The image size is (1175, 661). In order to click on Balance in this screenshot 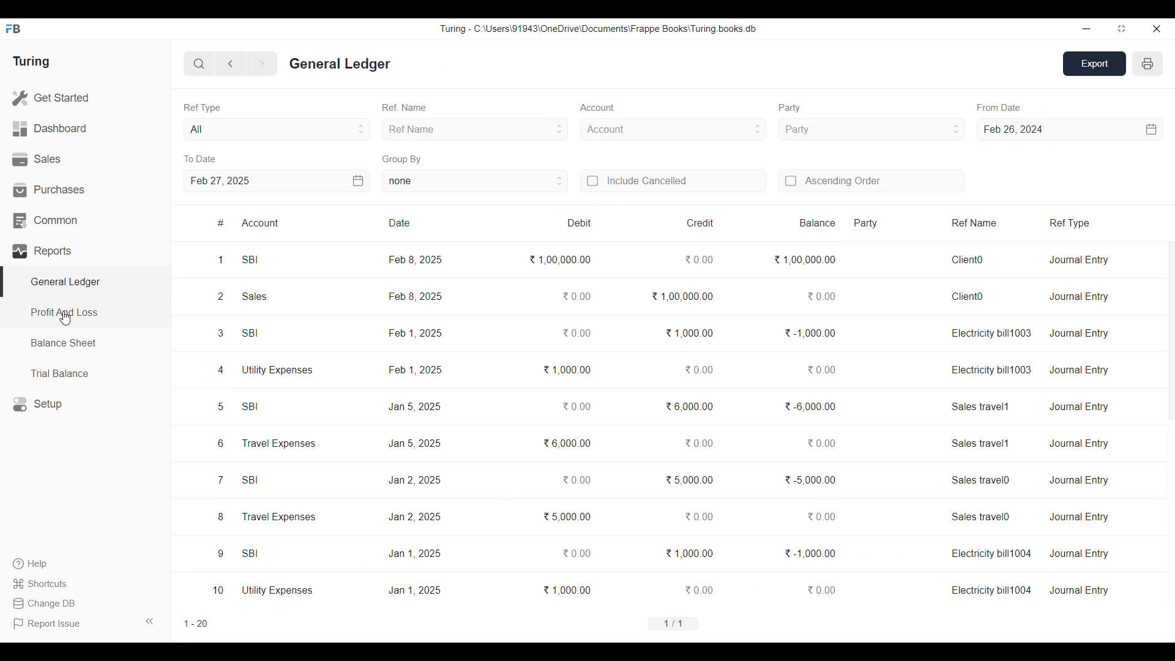, I will do `click(805, 223)`.